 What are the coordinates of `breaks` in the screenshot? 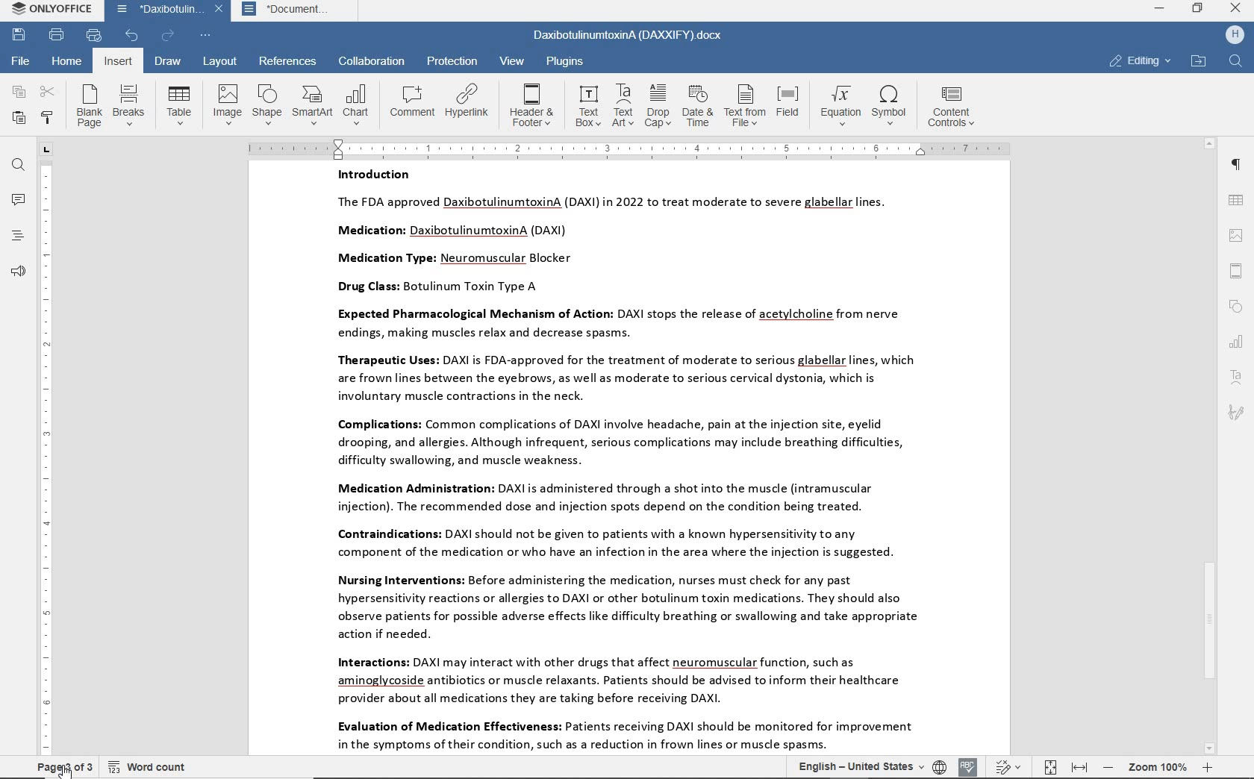 It's located at (128, 104).